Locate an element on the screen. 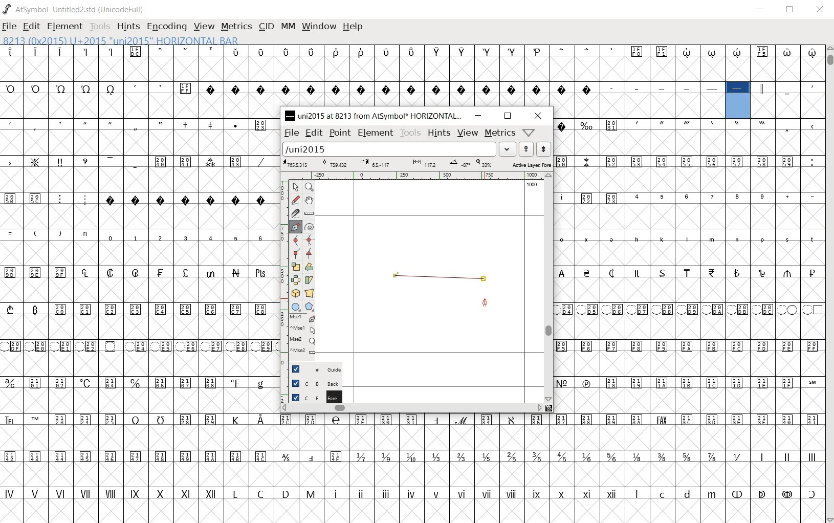 Image resolution: width=834 pixels, height=523 pixels. EDIT is located at coordinates (31, 26).